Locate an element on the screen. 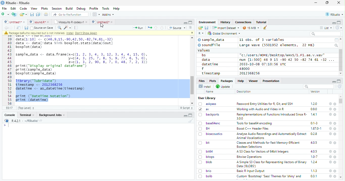 The width and height of the screenshot is (345, 181). close is located at coordinates (335, 157).